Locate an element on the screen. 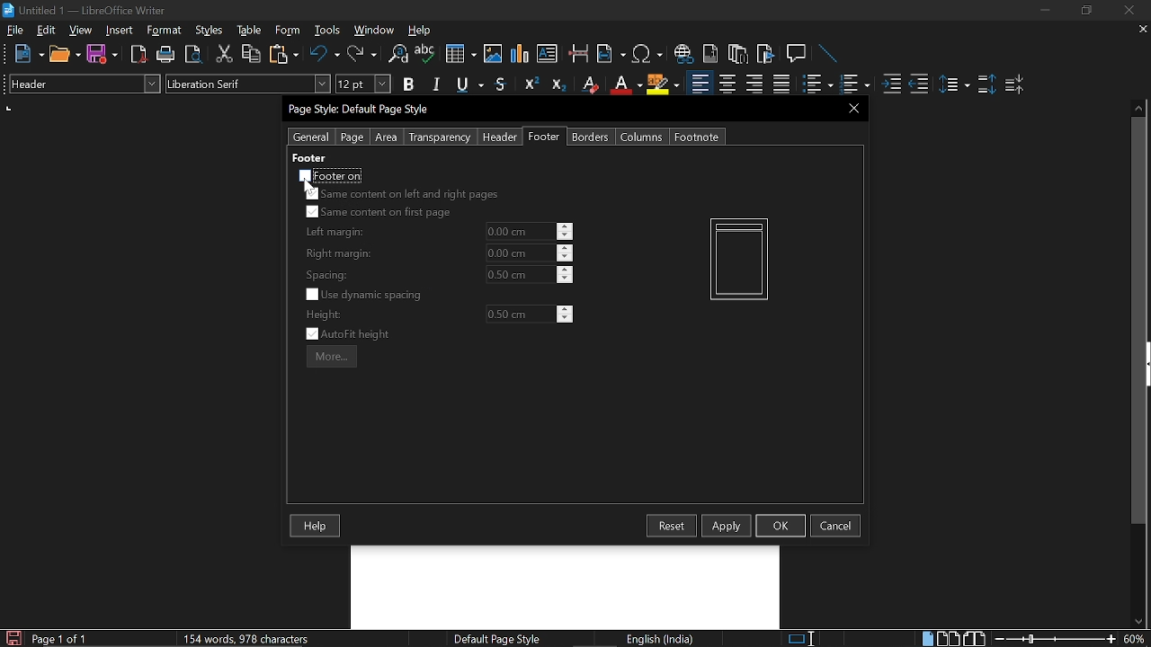 Image resolution: width=1151 pixels, height=647 pixels. page Page is located at coordinates (352, 137).